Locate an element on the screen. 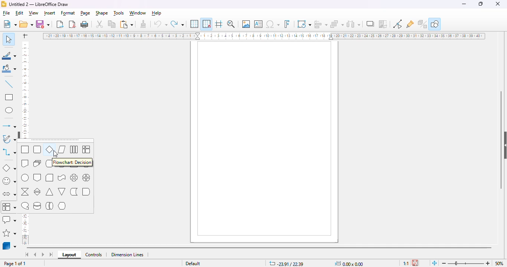 This screenshot has width=507, height=267. flowchart: data is located at coordinates (62, 149).